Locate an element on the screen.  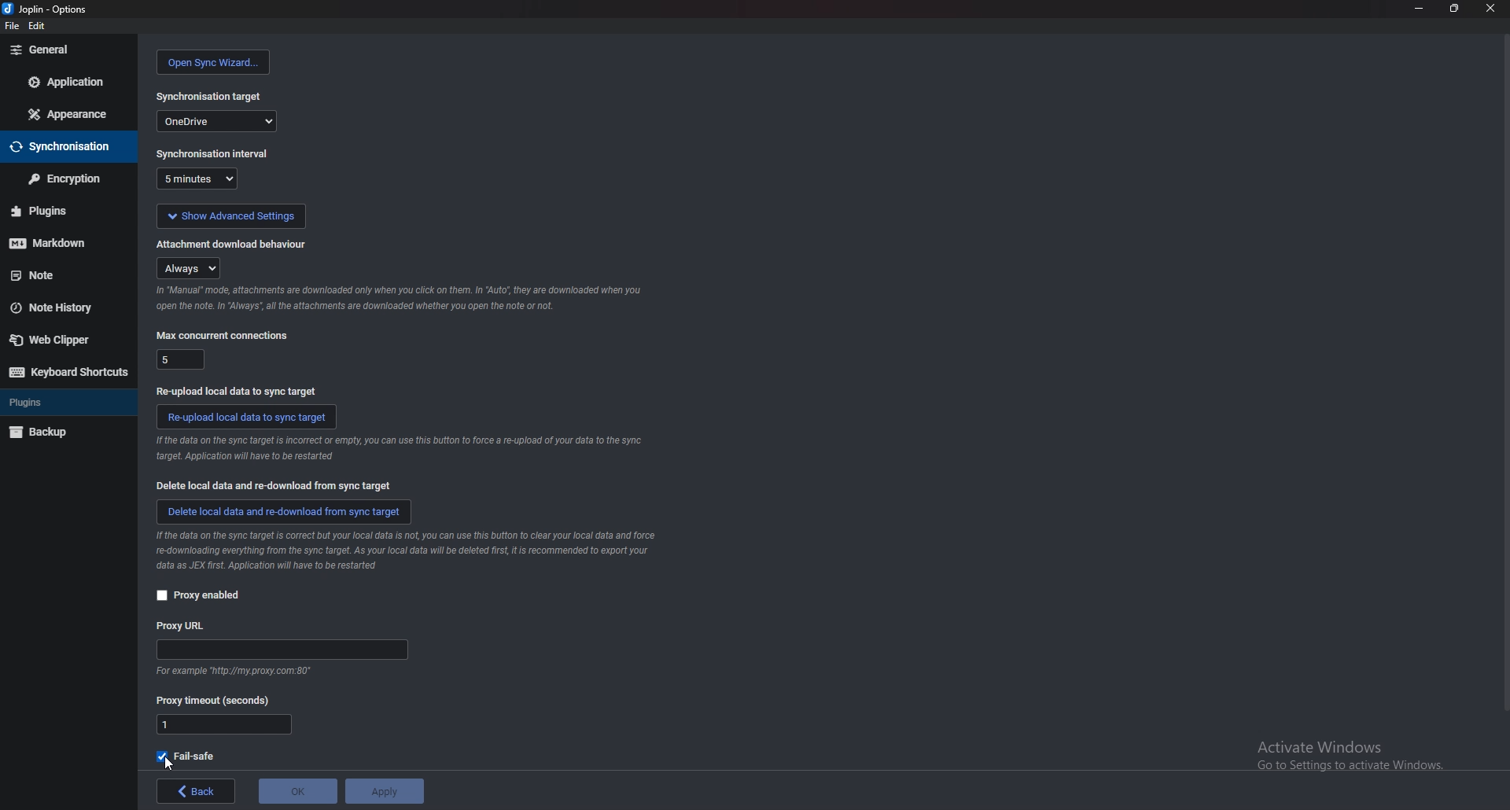
info is located at coordinates (241, 671).